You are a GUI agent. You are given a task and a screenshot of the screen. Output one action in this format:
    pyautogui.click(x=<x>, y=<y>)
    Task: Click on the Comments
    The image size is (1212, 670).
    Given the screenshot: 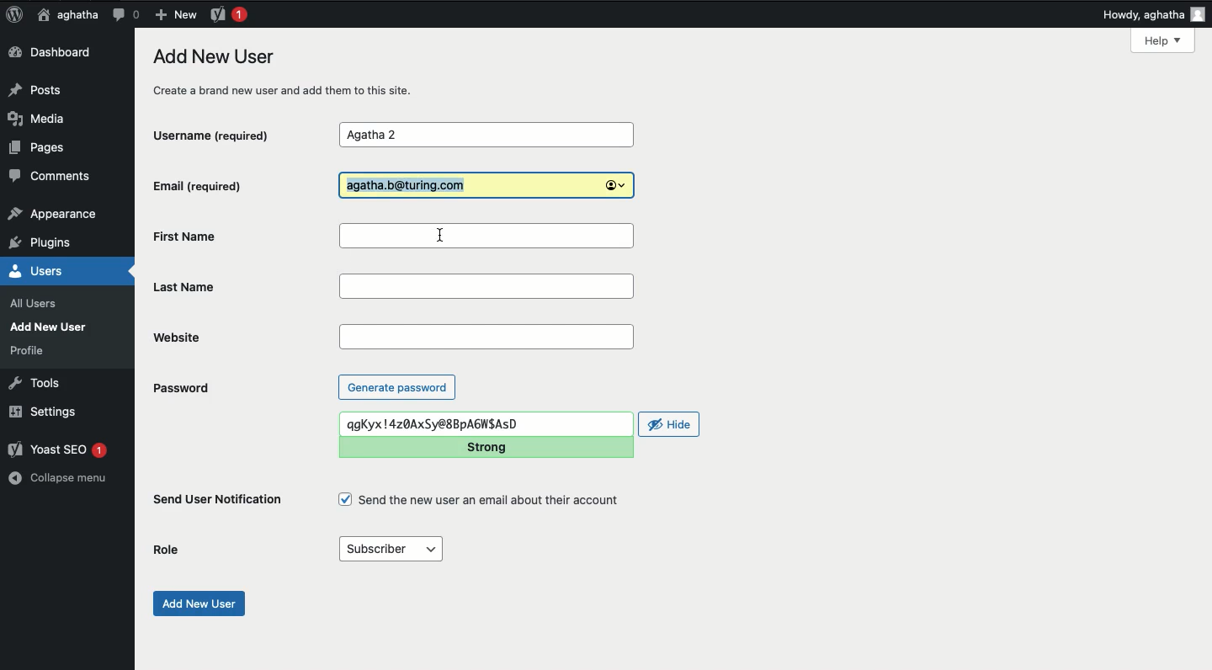 What is the action you would take?
    pyautogui.click(x=51, y=178)
    